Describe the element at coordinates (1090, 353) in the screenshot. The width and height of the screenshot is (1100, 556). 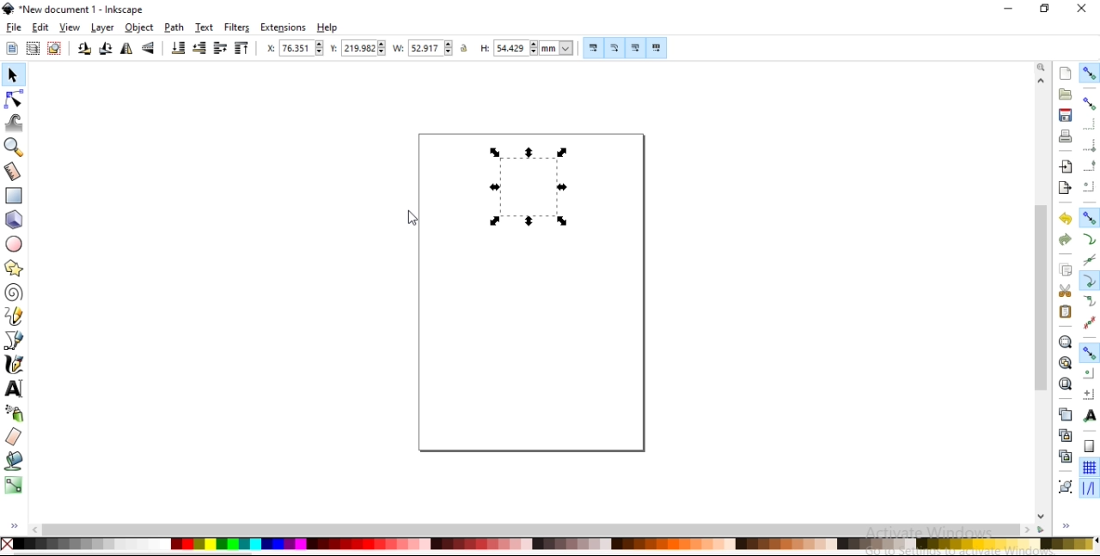
I see `snap other points` at that location.